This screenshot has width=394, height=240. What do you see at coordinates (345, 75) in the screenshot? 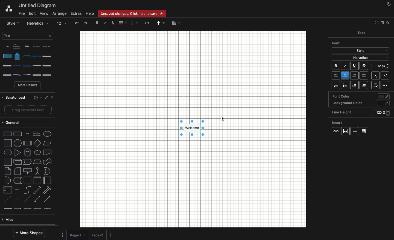
I see `Center aligned` at bounding box center [345, 75].